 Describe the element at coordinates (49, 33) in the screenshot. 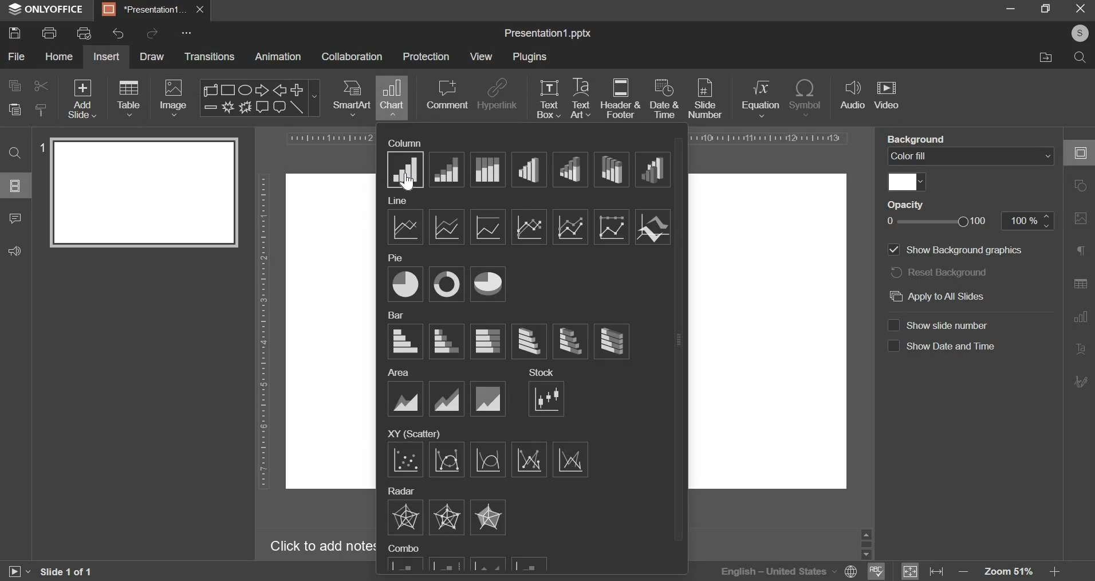

I see `print` at that location.